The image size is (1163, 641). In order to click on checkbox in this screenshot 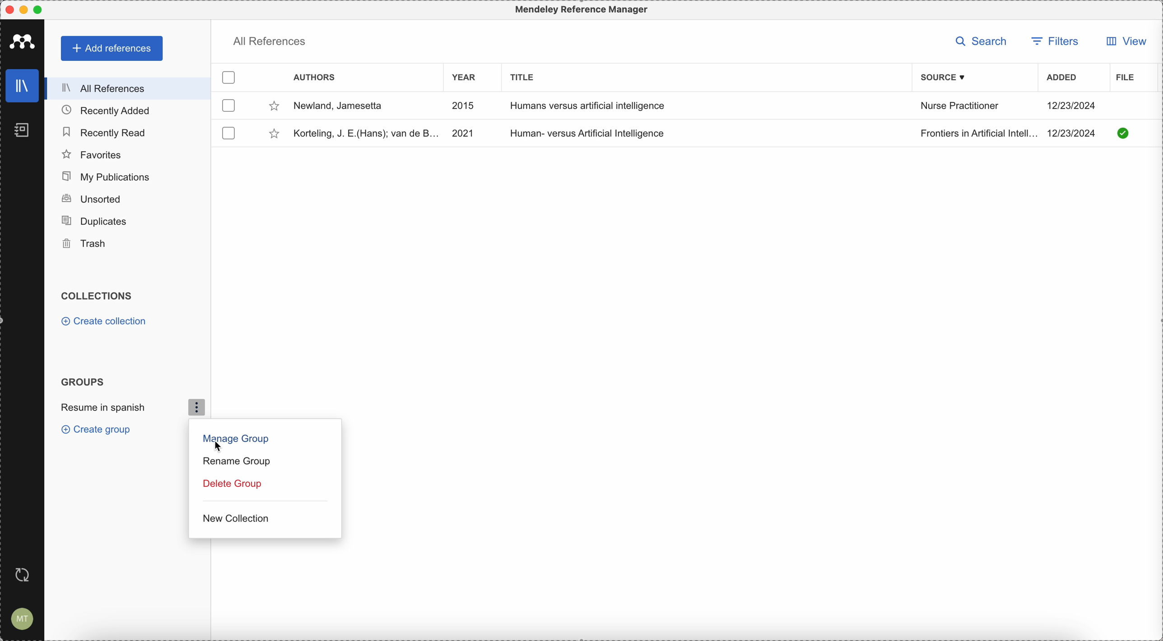, I will do `click(231, 131)`.